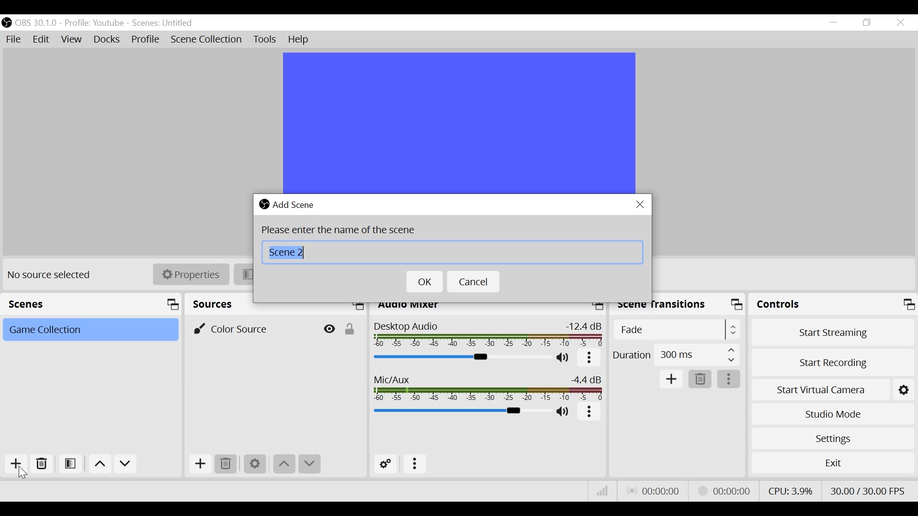 This screenshot has width=918, height=516. I want to click on Studio Mode, so click(833, 414).